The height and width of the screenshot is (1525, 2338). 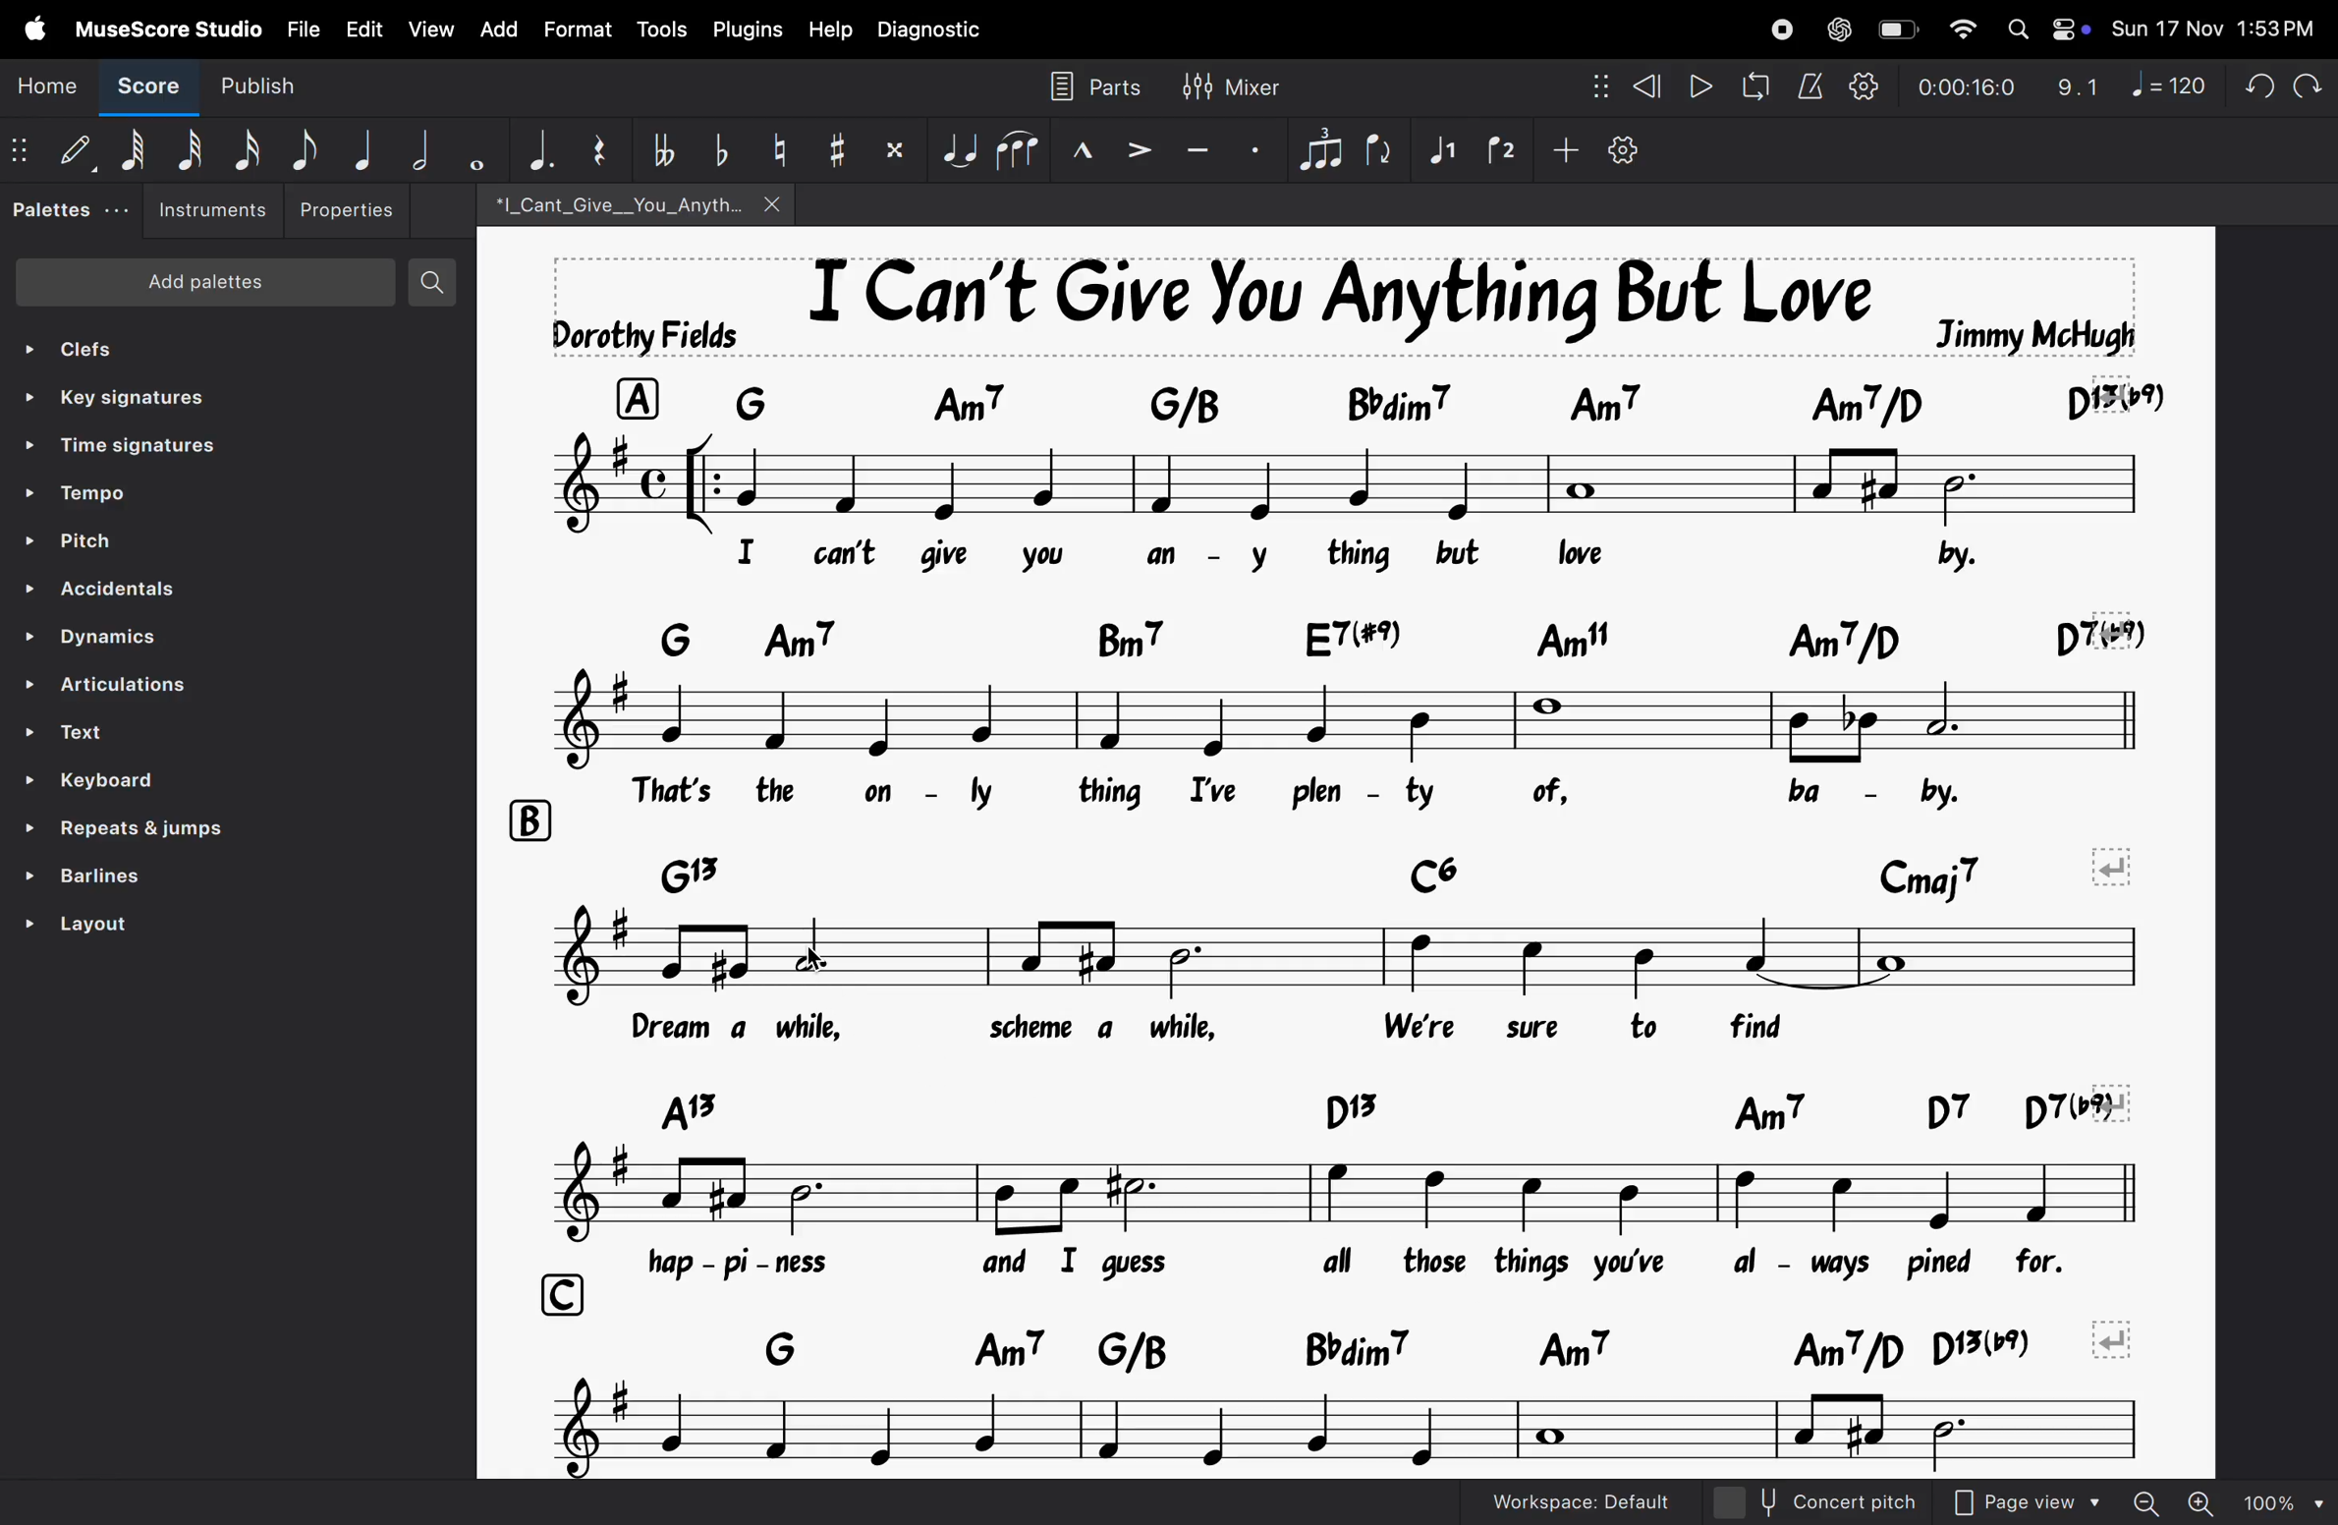 What do you see at coordinates (112, 778) in the screenshot?
I see `keyboard` at bounding box center [112, 778].